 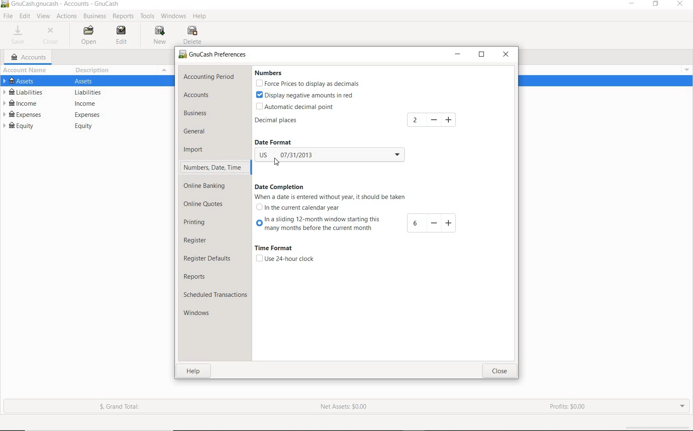 What do you see at coordinates (90, 36) in the screenshot?
I see `OPEN` at bounding box center [90, 36].